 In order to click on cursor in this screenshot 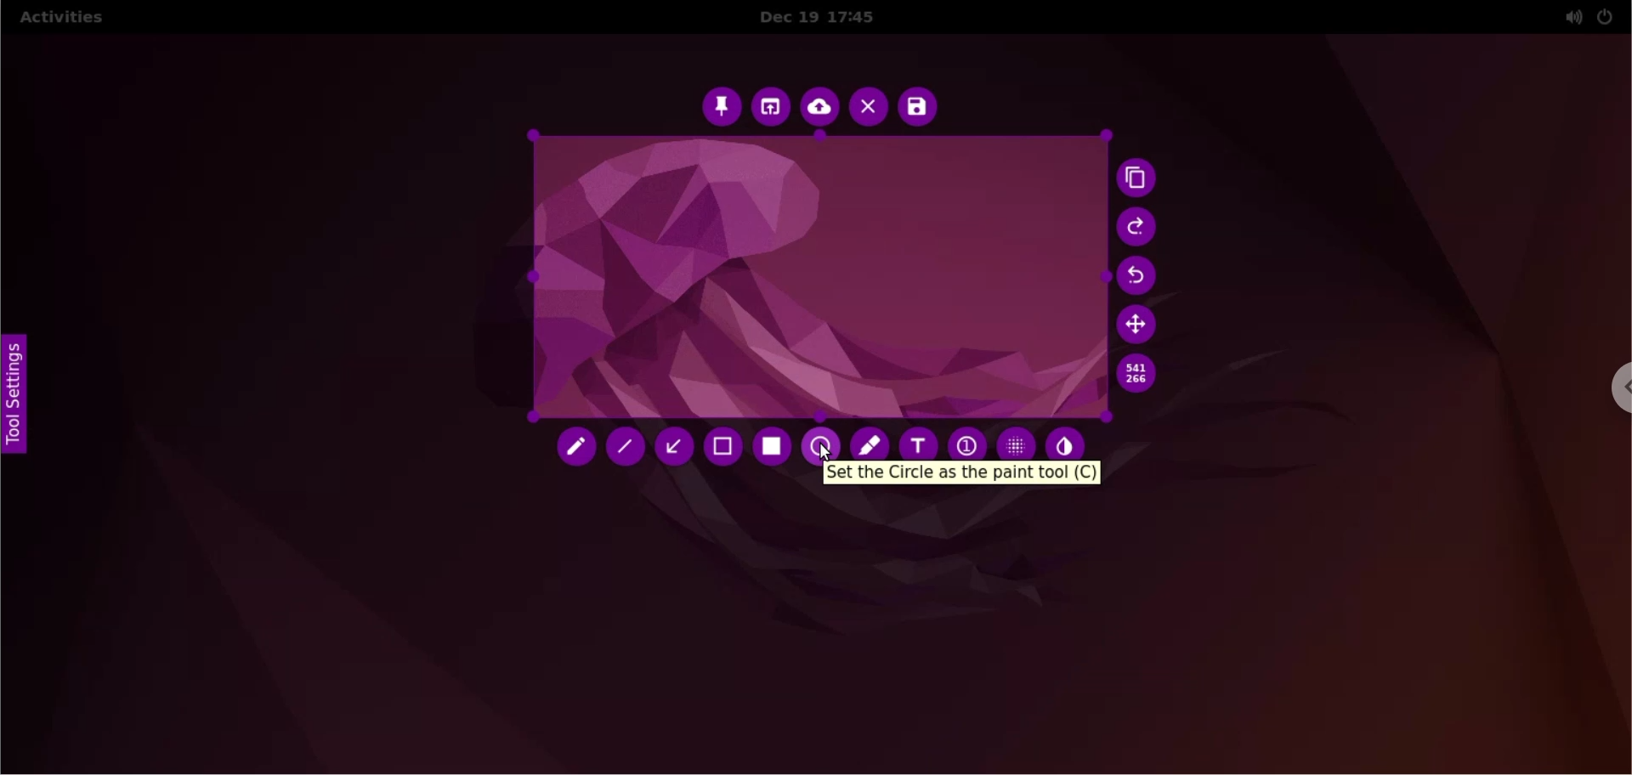, I will do `click(824, 455)`.